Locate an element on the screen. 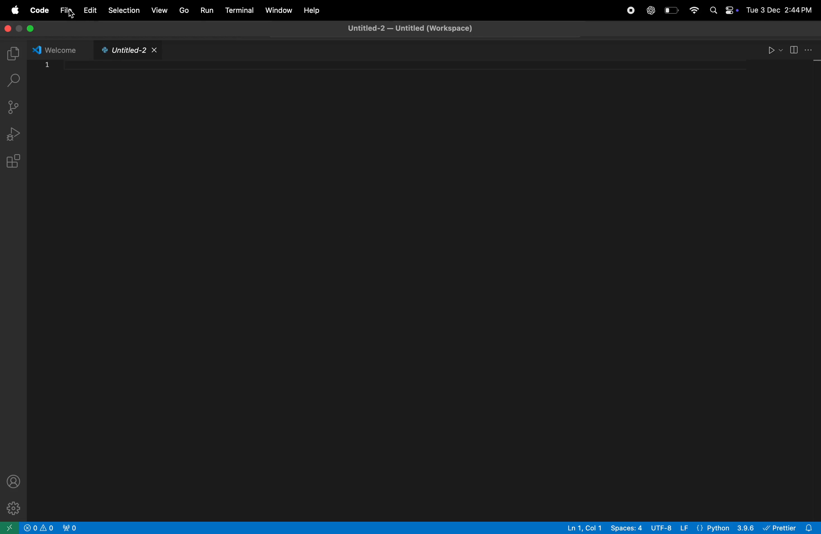 Image resolution: width=821 pixels, height=534 pixels. wifi is located at coordinates (693, 11).